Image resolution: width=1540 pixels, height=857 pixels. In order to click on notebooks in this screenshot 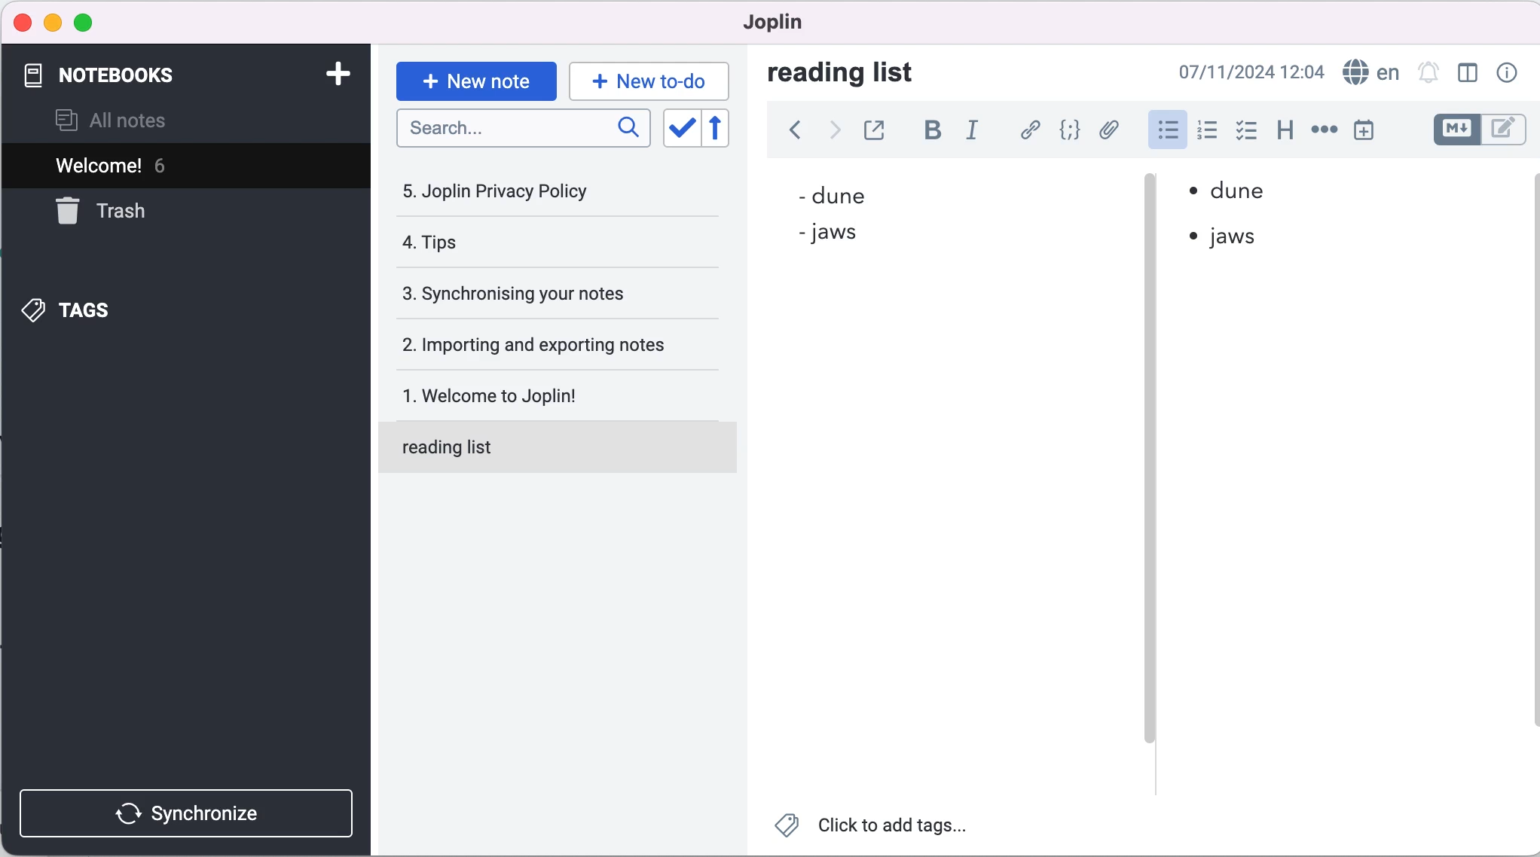, I will do `click(167, 75)`.